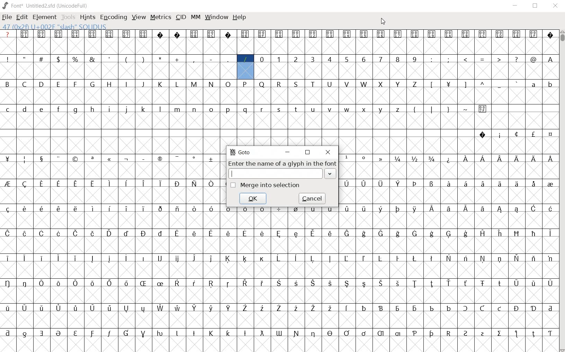 This screenshot has width=565, height=352. What do you see at coordinates (380, 233) in the screenshot?
I see `glyph` at bounding box center [380, 233].